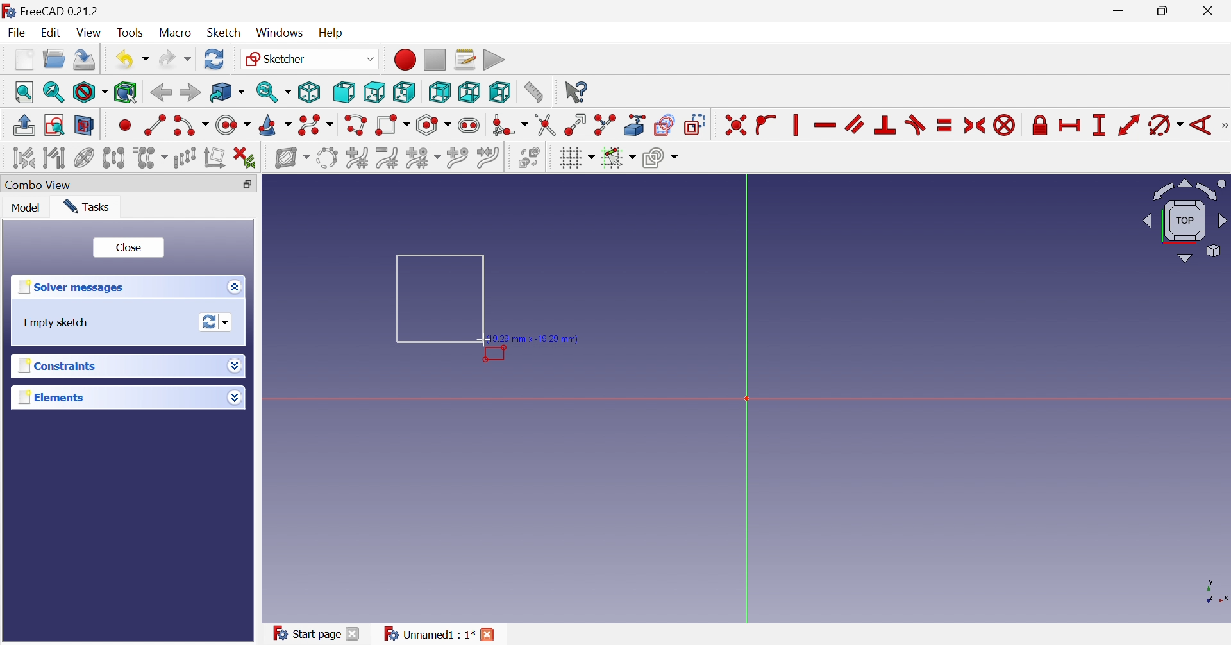 The image size is (1231, 645). What do you see at coordinates (344, 92) in the screenshot?
I see `Front` at bounding box center [344, 92].